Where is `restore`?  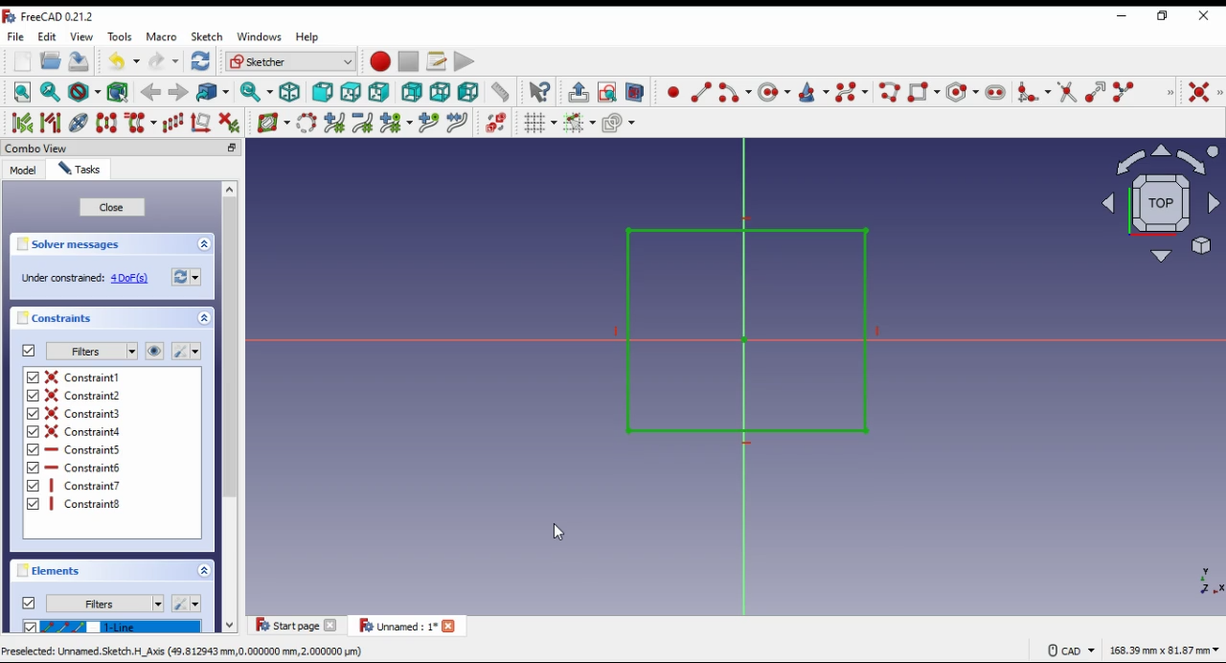
restore is located at coordinates (1166, 16).